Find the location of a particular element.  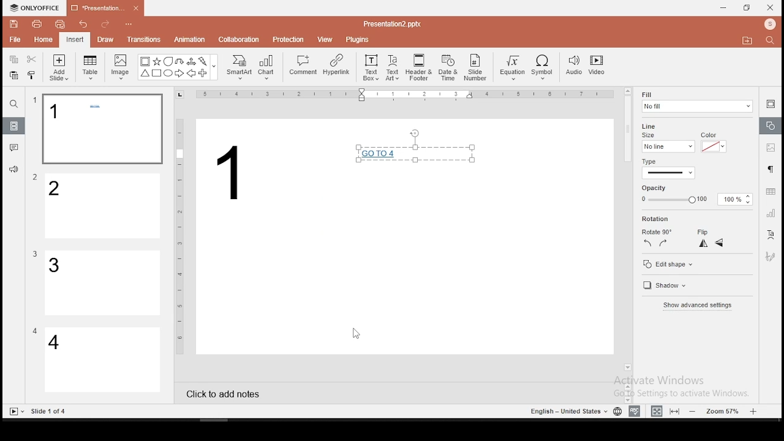

table settings is located at coordinates (769, 192).